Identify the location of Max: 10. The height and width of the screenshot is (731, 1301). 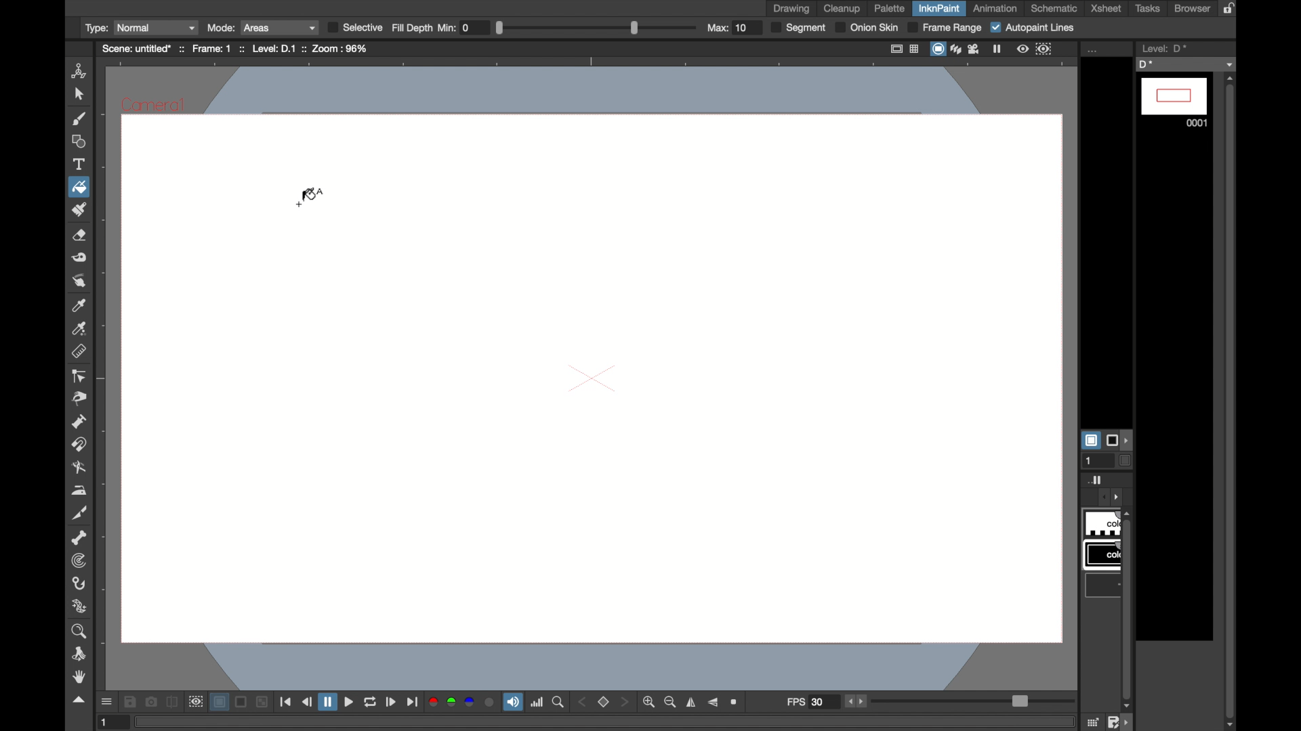
(734, 28).